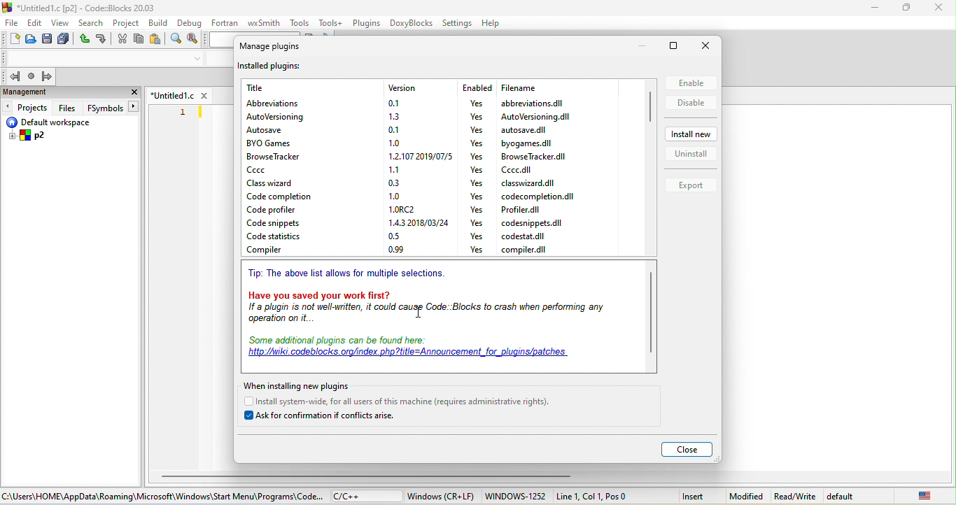 Image resolution: width=956 pixels, height=505 pixels. I want to click on Yes, so click(476, 118).